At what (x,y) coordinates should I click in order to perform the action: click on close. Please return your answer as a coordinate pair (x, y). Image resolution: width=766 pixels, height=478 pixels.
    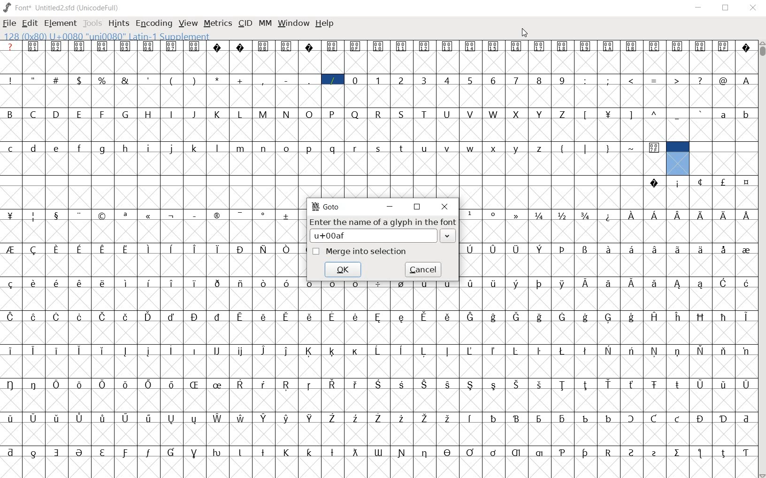
    Looking at the image, I should click on (444, 206).